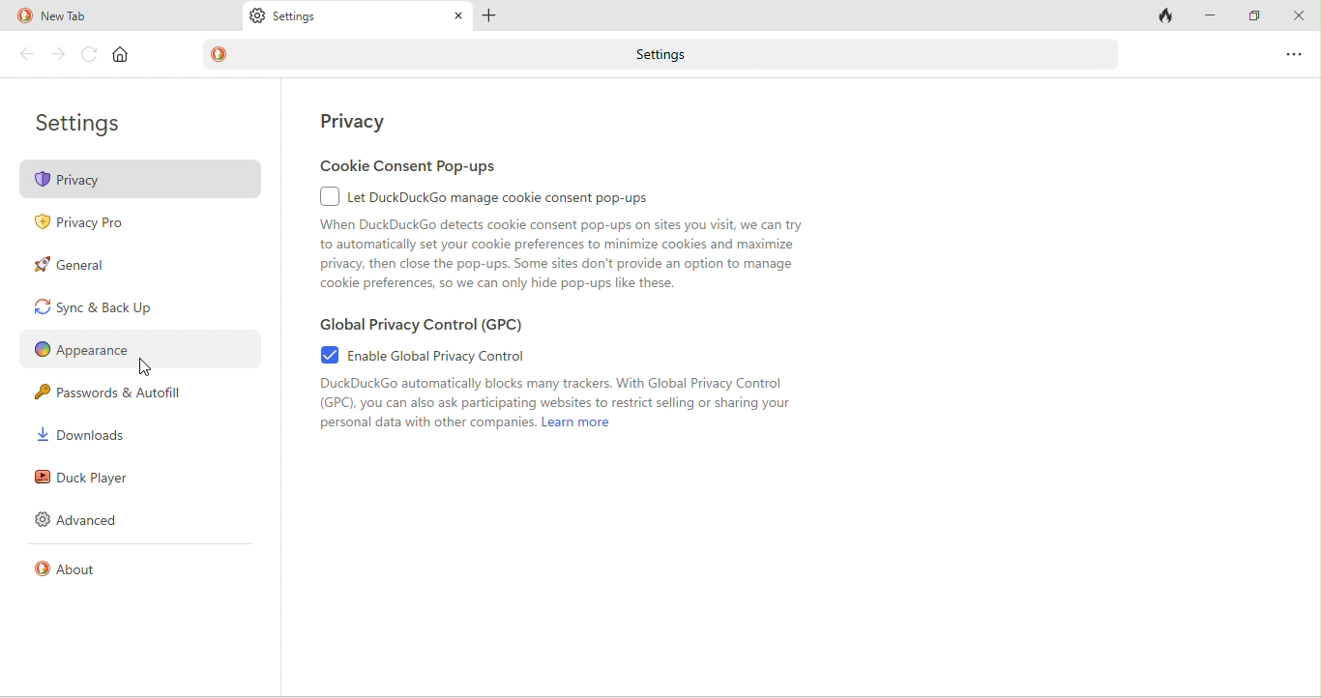 This screenshot has width=1321, height=698. What do you see at coordinates (88, 127) in the screenshot?
I see `settings` at bounding box center [88, 127].